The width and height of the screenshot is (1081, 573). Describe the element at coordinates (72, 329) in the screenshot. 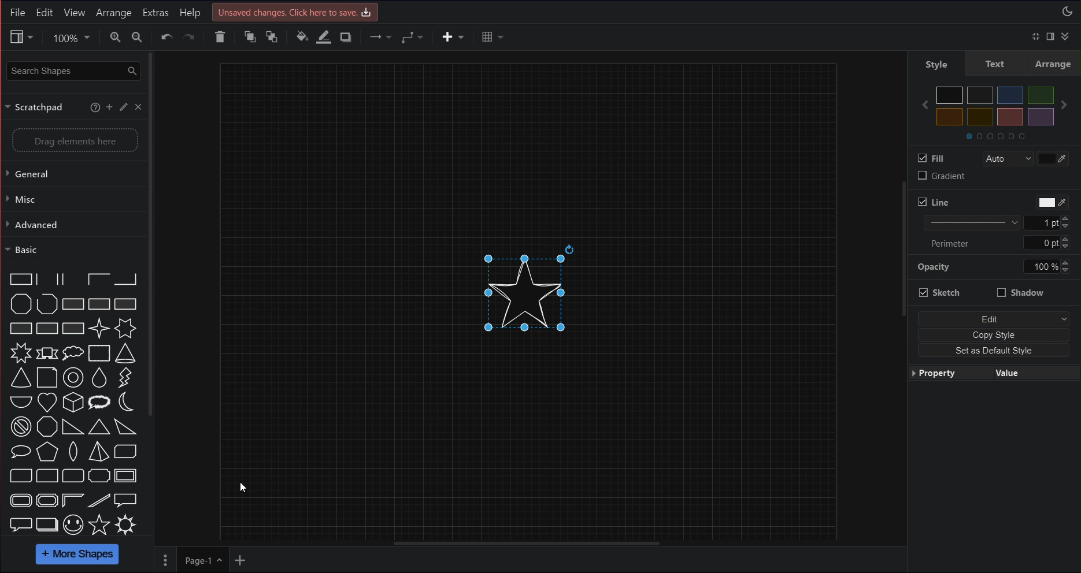

I see `rectangle with diagonal grid fill` at that location.